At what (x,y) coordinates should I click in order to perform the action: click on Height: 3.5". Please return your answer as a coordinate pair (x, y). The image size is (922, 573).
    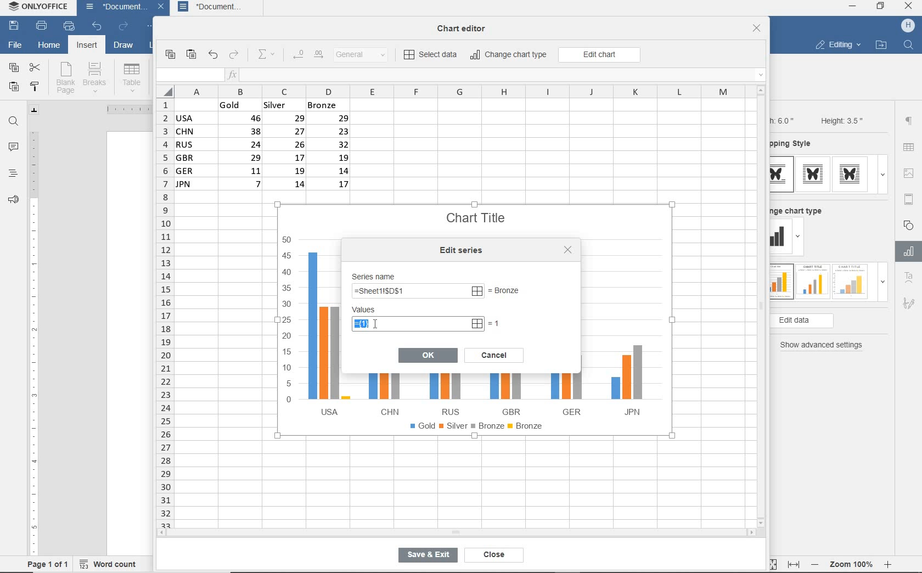
    Looking at the image, I should click on (840, 120).